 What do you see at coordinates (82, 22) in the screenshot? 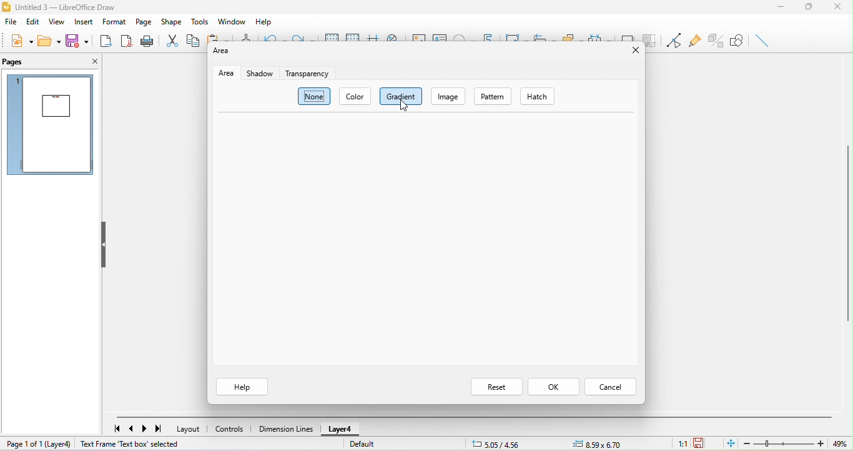
I see `insert` at bounding box center [82, 22].